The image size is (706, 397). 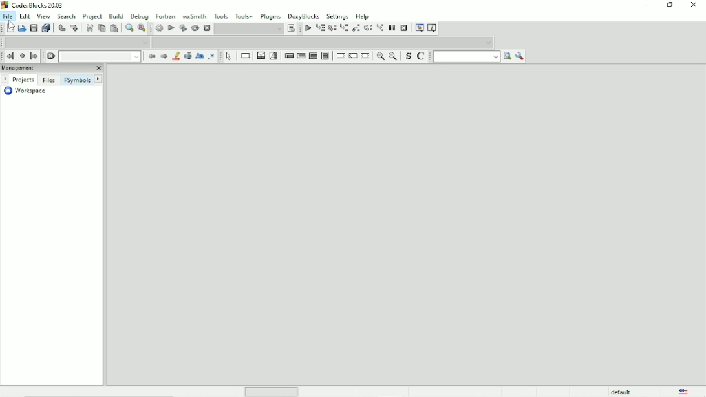 What do you see at coordinates (313, 56) in the screenshot?
I see `Counting loop` at bounding box center [313, 56].